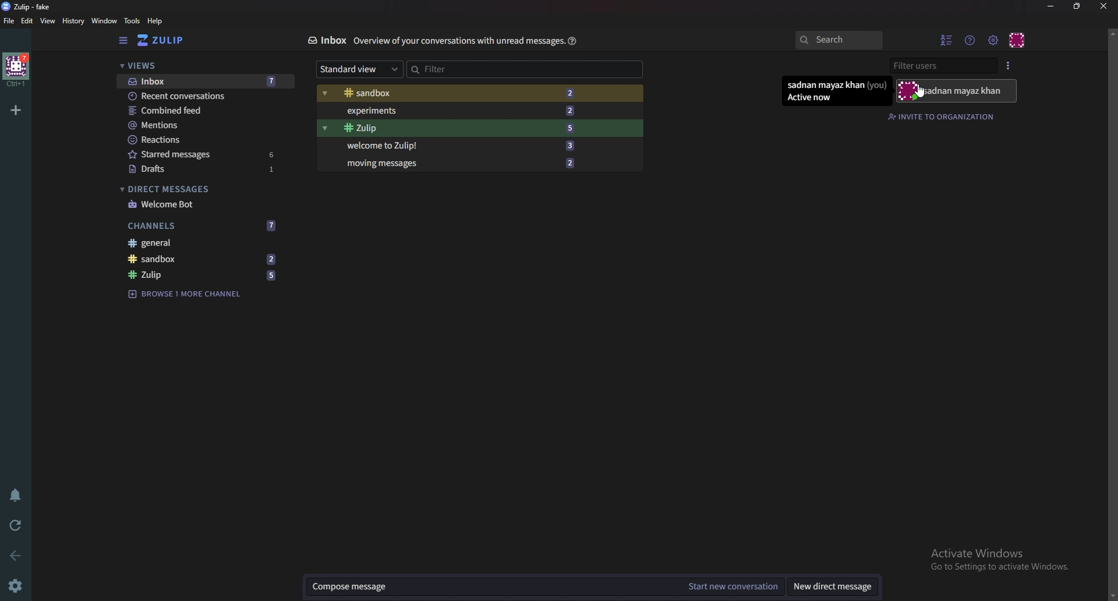 This screenshot has width=1118, height=601. I want to click on File, so click(10, 22).